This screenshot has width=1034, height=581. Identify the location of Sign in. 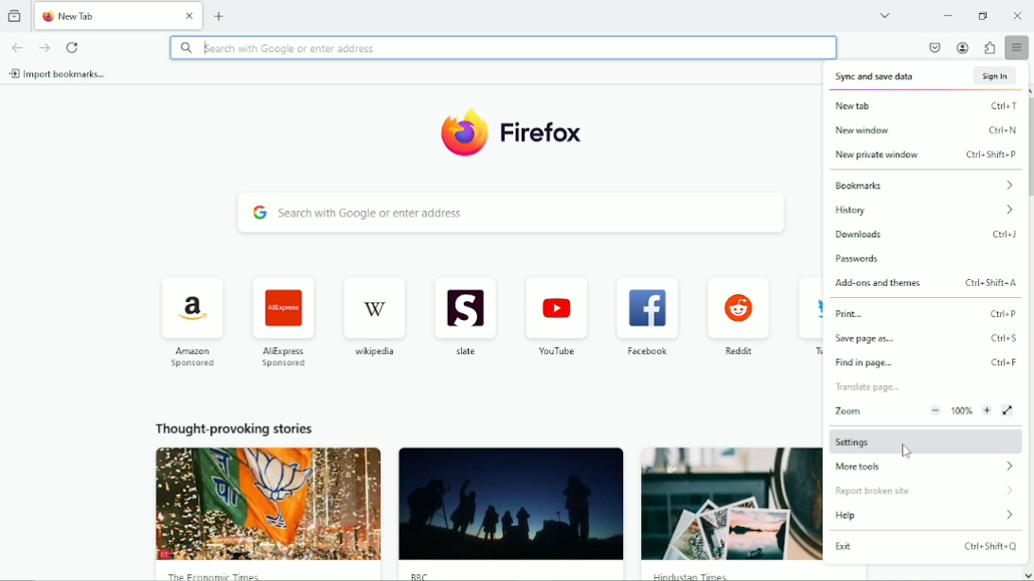
(997, 76).